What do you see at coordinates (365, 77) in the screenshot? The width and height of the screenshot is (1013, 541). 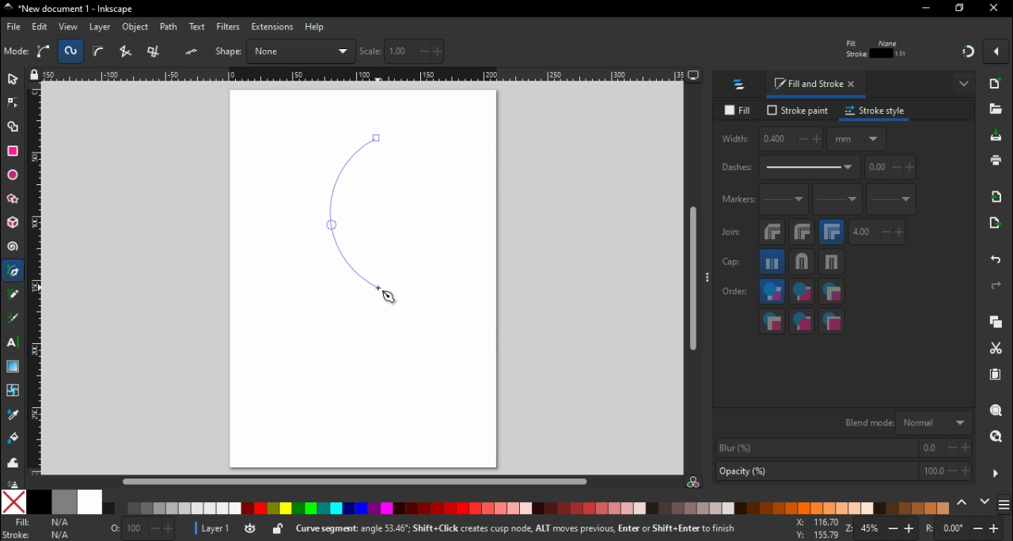 I see `horizontal ruler` at bounding box center [365, 77].